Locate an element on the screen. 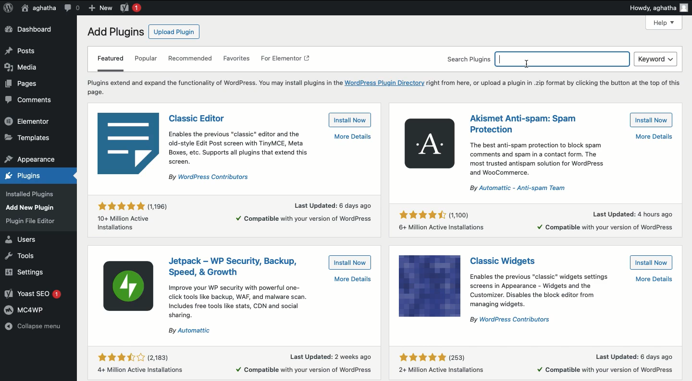 Image resolution: width=692 pixels, height=381 pixels. Settings is located at coordinates (29, 273).